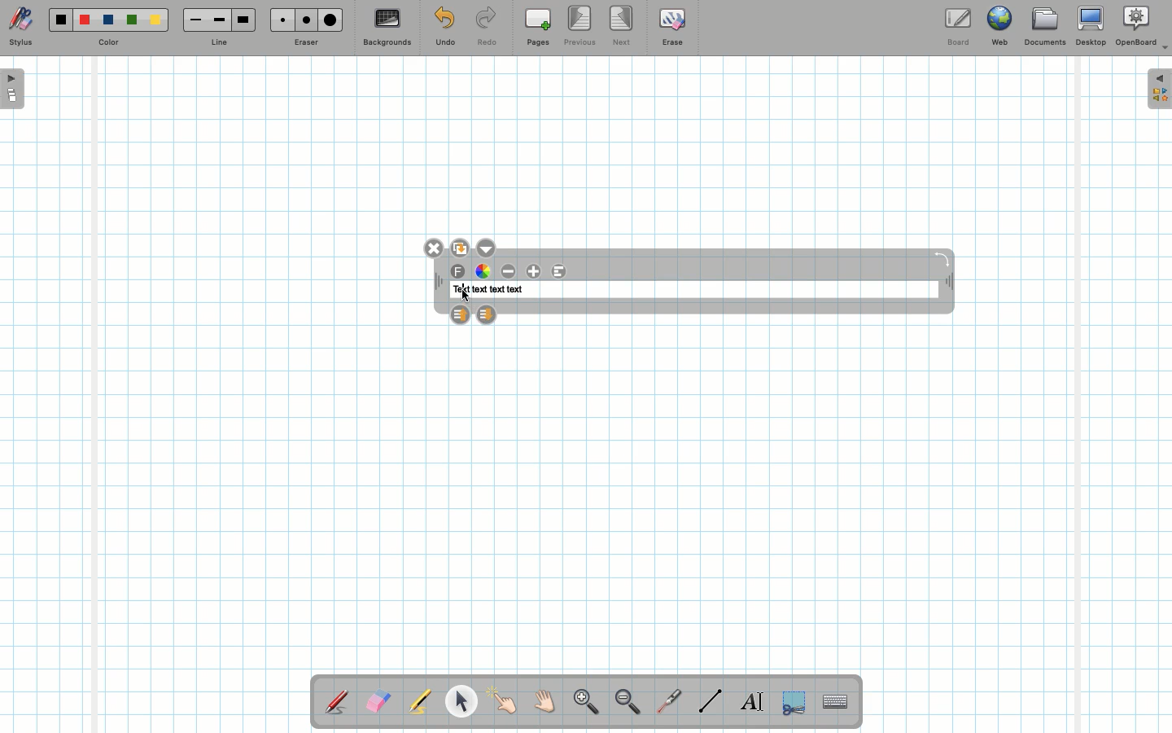 Image resolution: width=1172 pixels, height=733 pixels. I want to click on Previous, so click(581, 27).